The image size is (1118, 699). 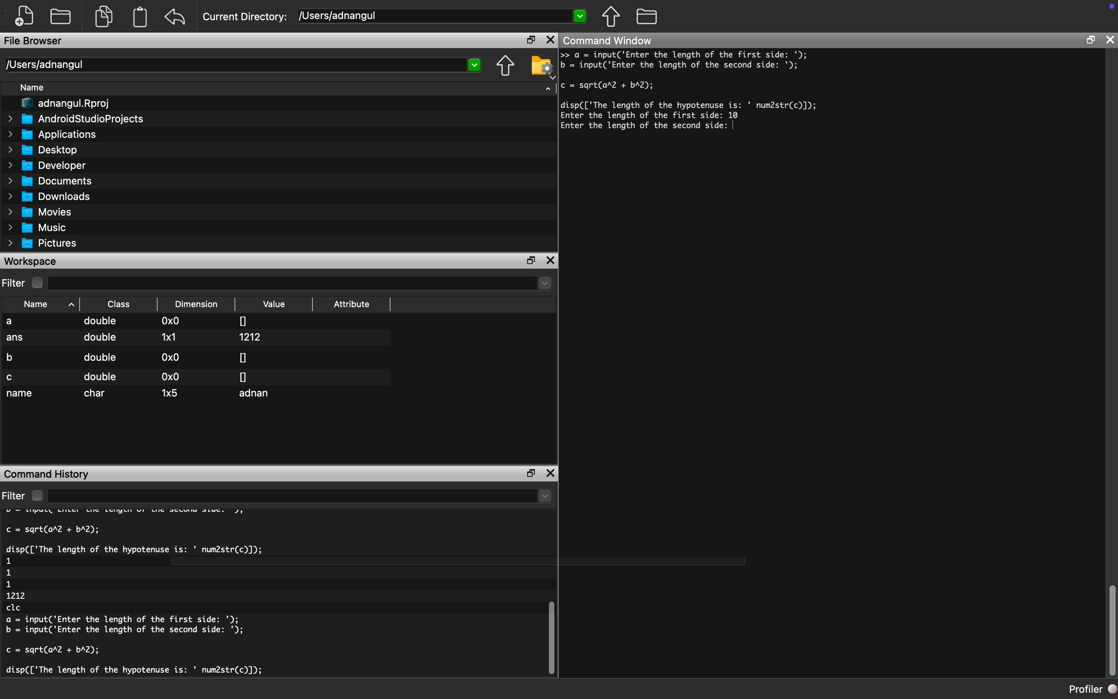 What do you see at coordinates (550, 40) in the screenshot?
I see `close` at bounding box center [550, 40].